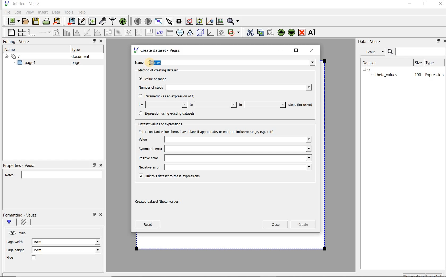 The image size is (446, 277). What do you see at coordinates (78, 57) in the screenshot?
I see `document` at bounding box center [78, 57].